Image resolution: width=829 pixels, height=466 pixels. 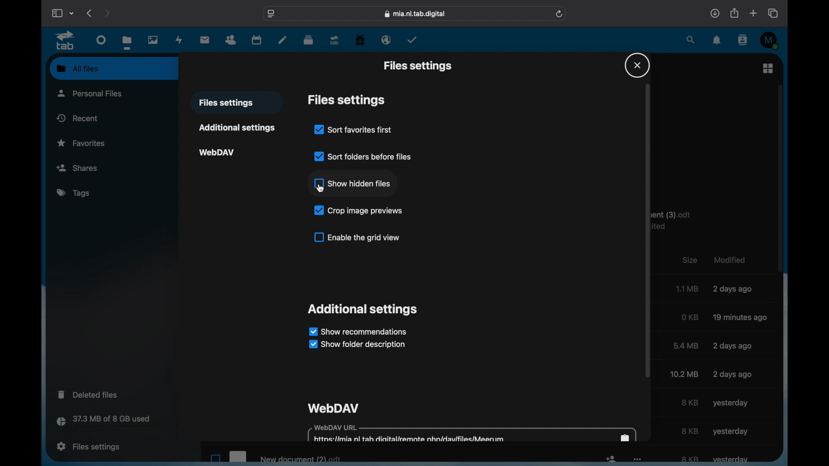 What do you see at coordinates (81, 168) in the screenshot?
I see `shares` at bounding box center [81, 168].